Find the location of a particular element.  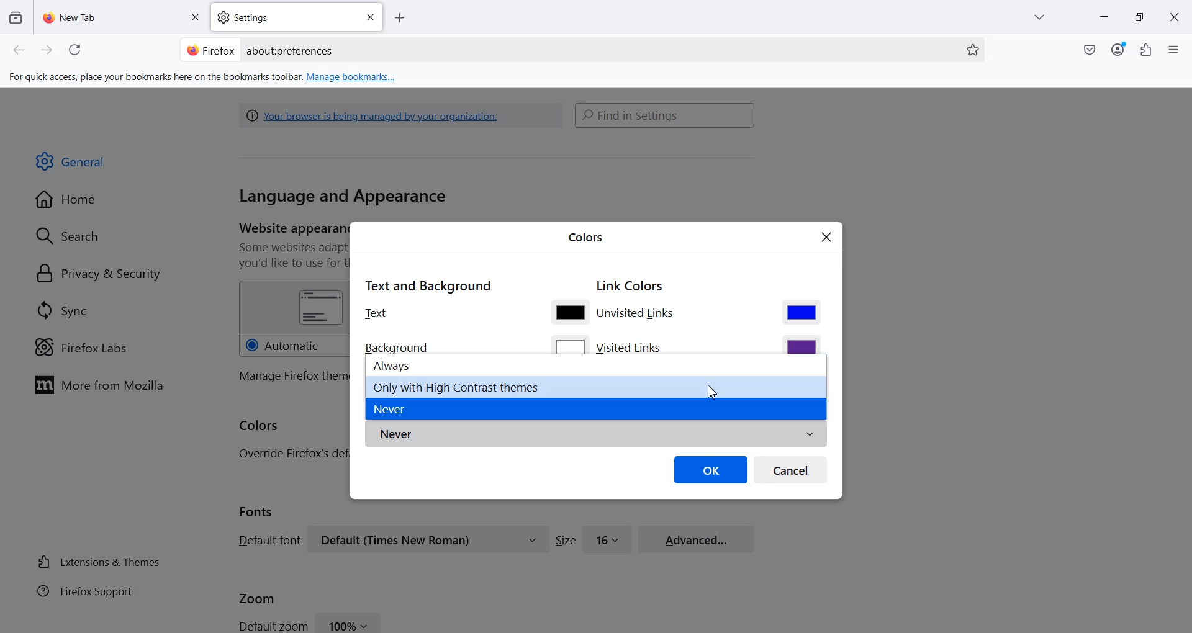

Colors is located at coordinates (585, 236).